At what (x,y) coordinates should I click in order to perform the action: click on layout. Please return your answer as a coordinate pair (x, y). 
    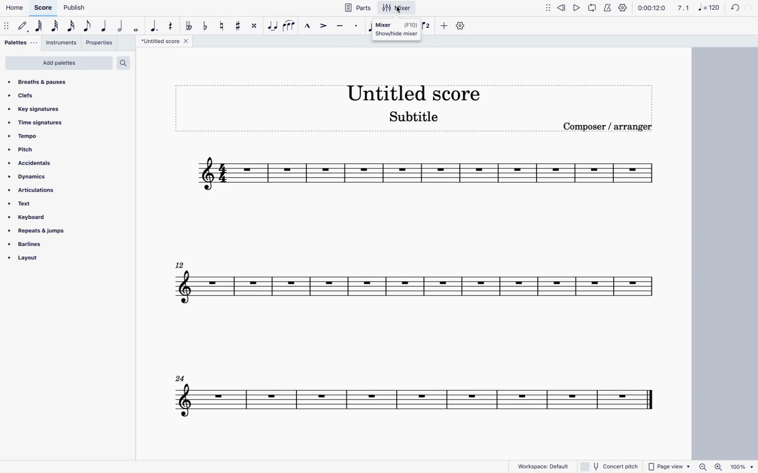
    Looking at the image, I should click on (39, 260).